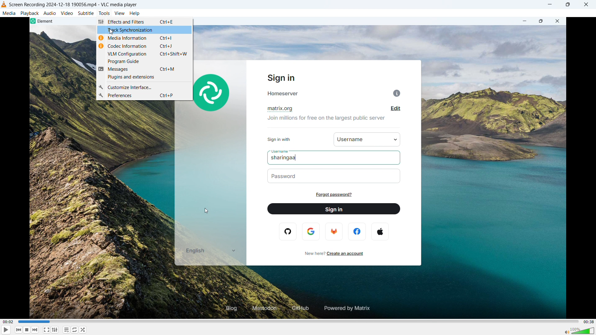  Describe the element at coordinates (335, 231) in the screenshot. I see `firefox logo` at that location.